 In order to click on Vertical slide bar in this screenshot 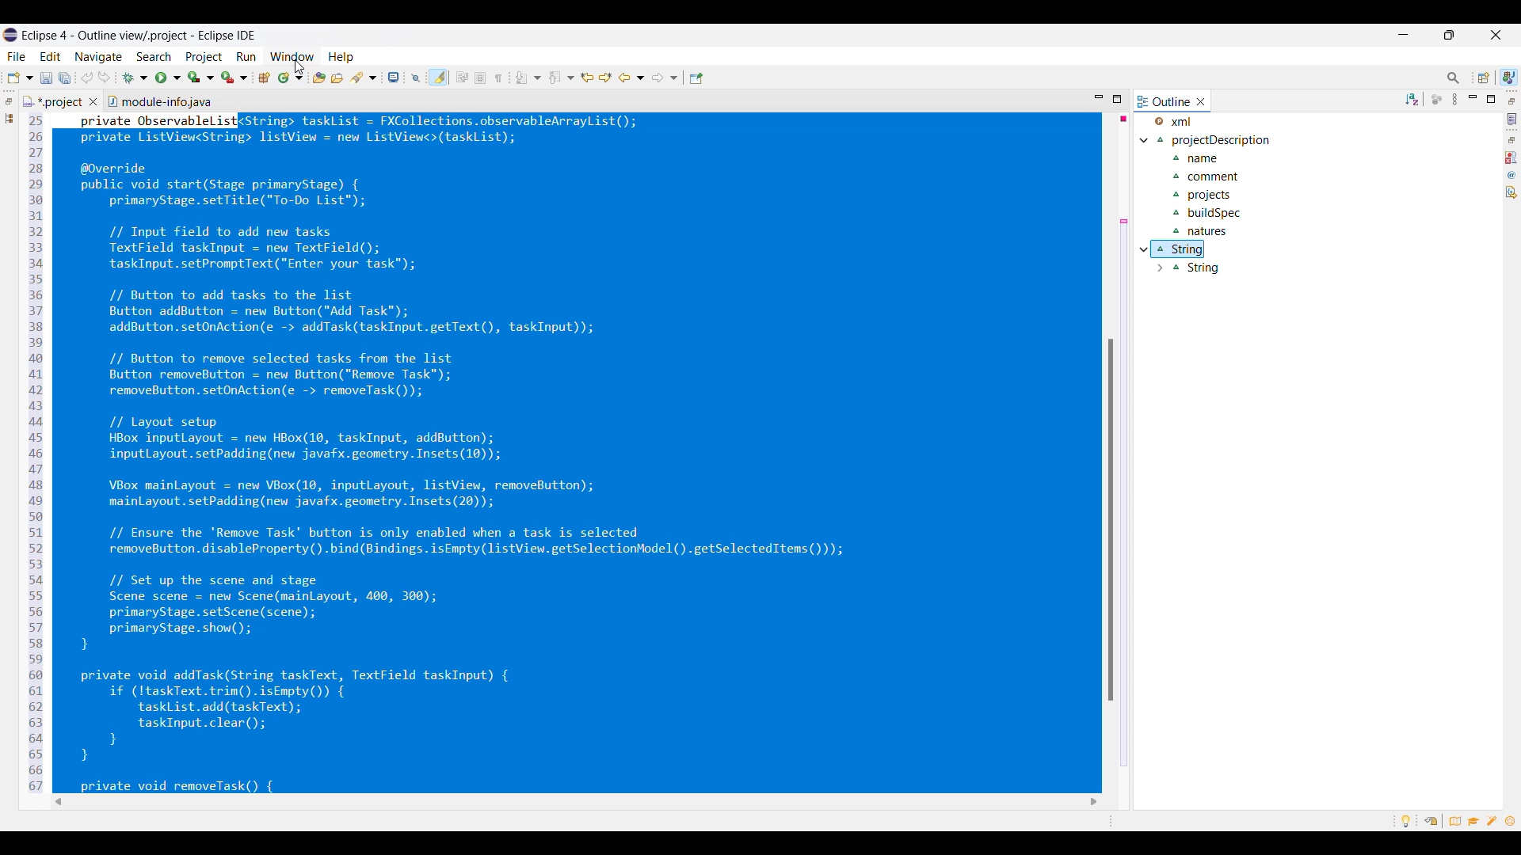, I will do `click(1111, 519)`.